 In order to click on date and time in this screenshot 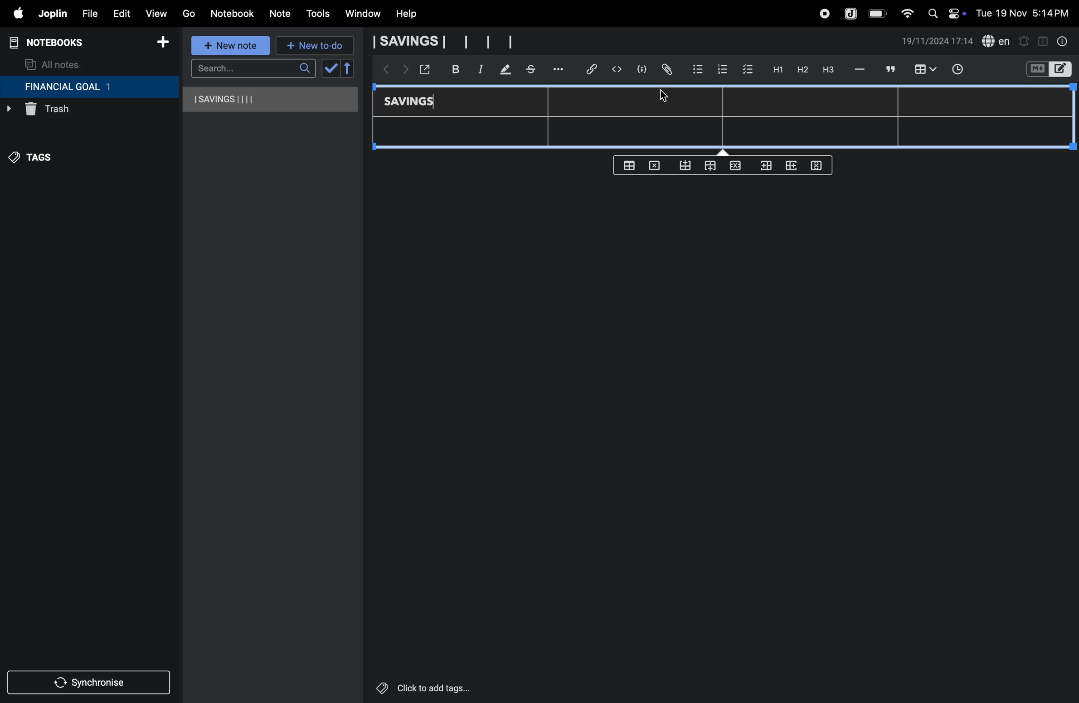, I will do `click(938, 41)`.